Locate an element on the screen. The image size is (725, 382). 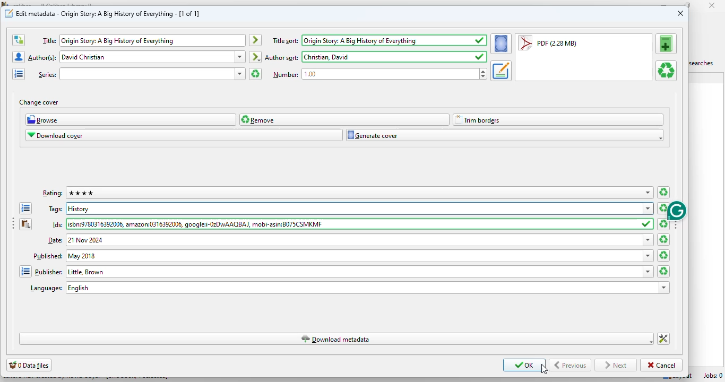
rating: 4 stars is located at coordinates (353, 193).